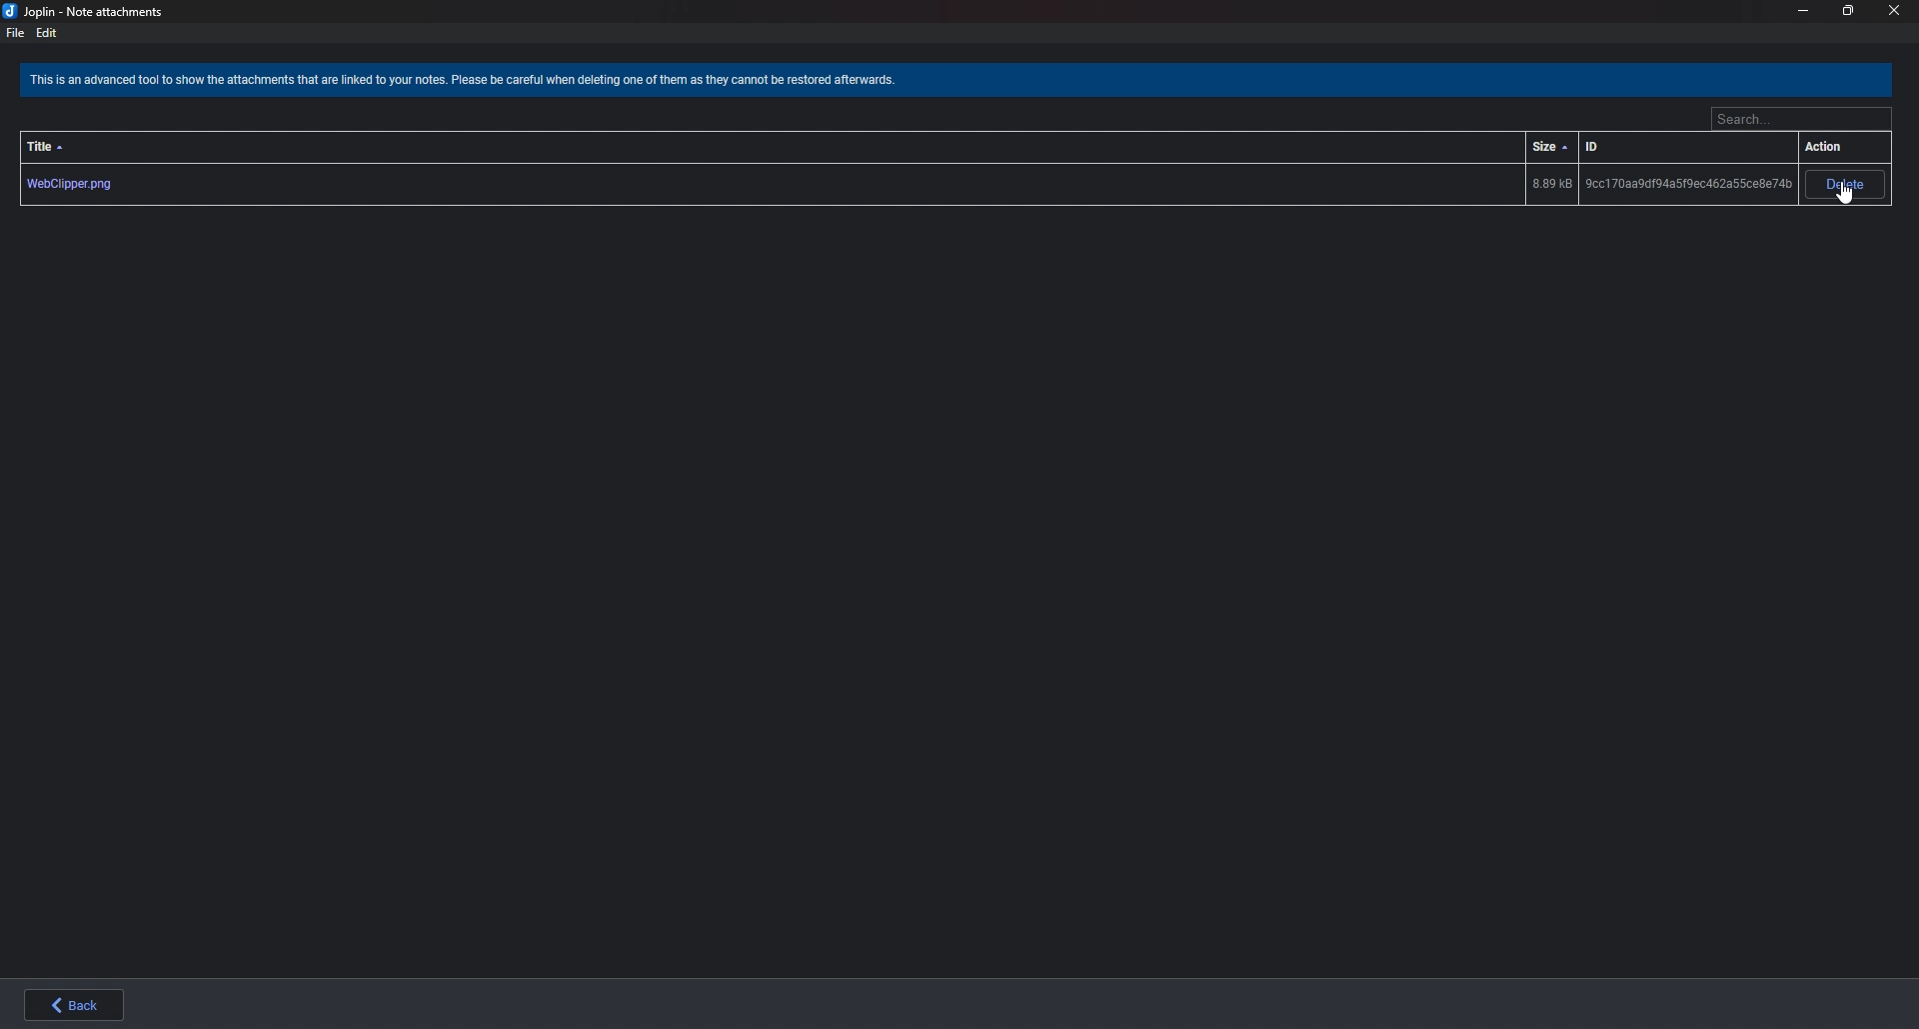 The image size is (1919, 1029). What do you see at coordinates (1847, 185) in the screenshot?
I see `Delete` at bounding box center [1847, 185].